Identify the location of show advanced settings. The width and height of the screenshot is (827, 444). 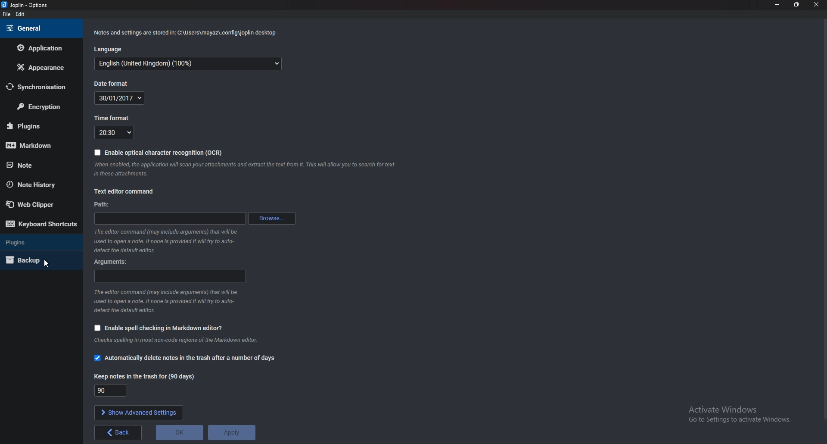
(140, 413).